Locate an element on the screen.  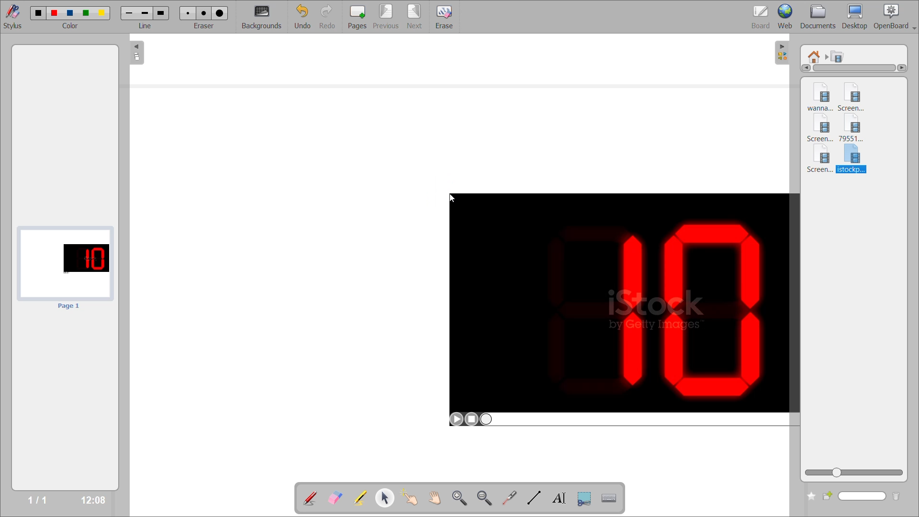
write text is located at coordinates (560, 499).